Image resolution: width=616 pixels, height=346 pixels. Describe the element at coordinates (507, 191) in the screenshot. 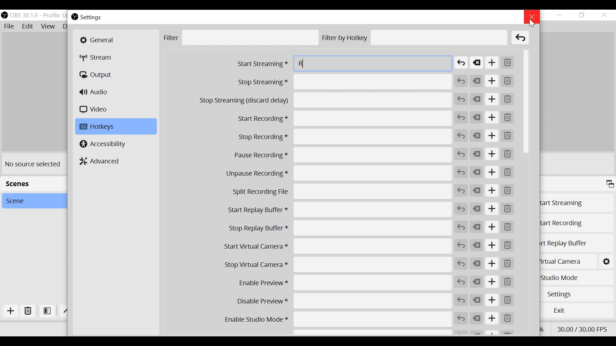

I see `Remove` at that location.